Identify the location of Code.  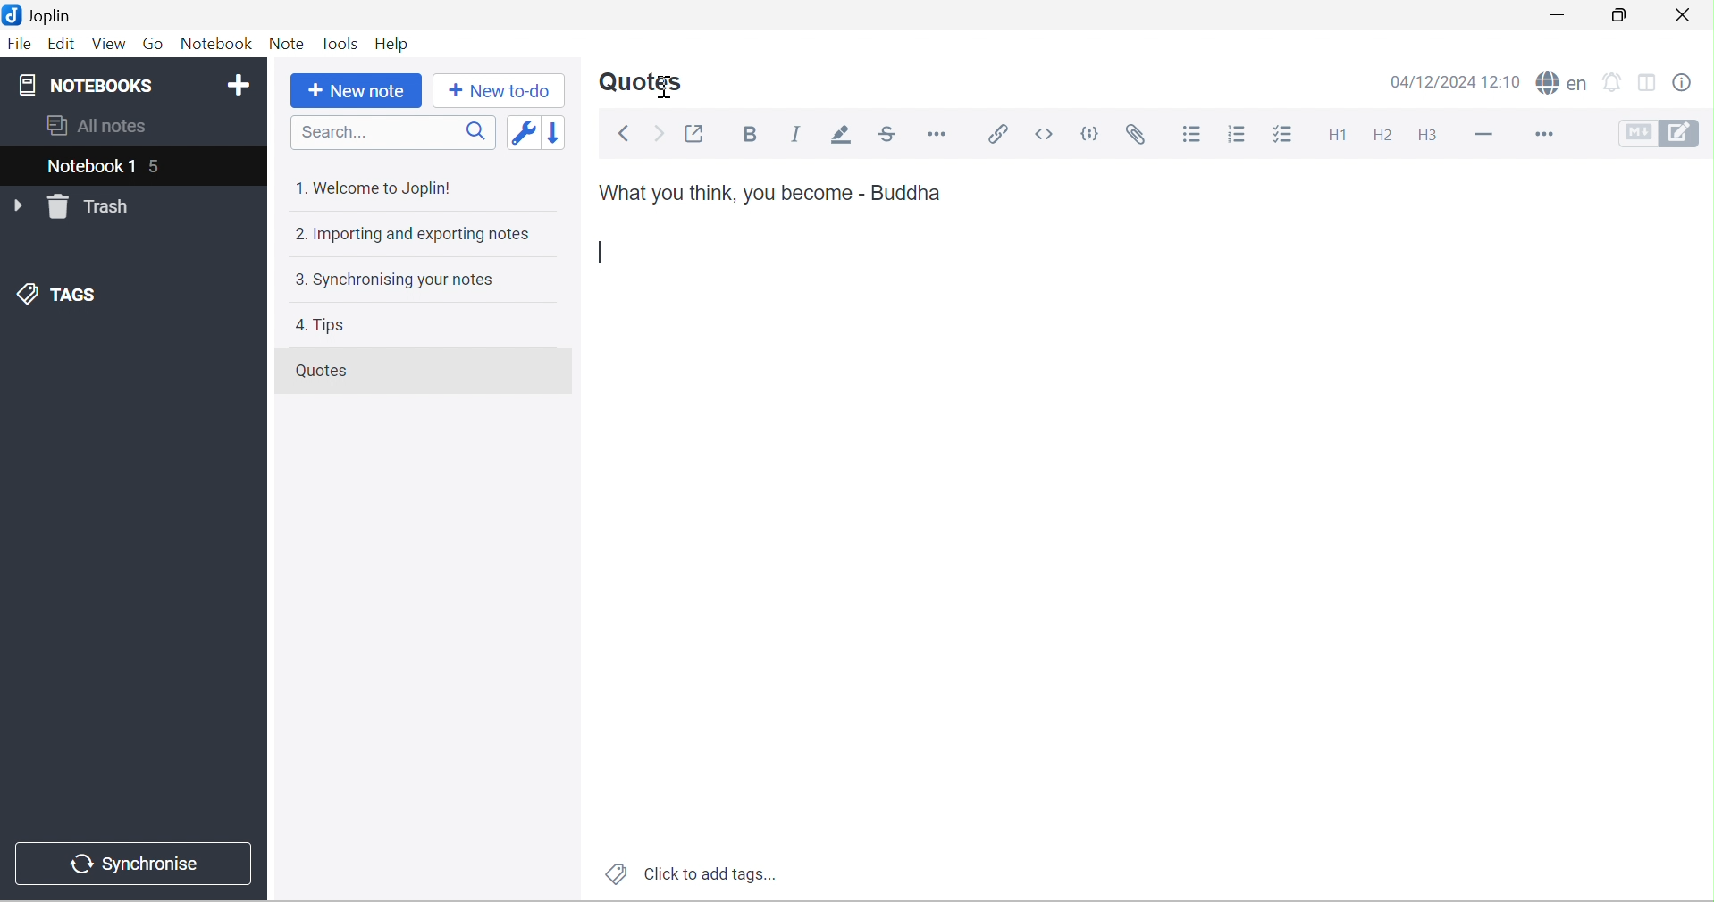
(1090, 130).